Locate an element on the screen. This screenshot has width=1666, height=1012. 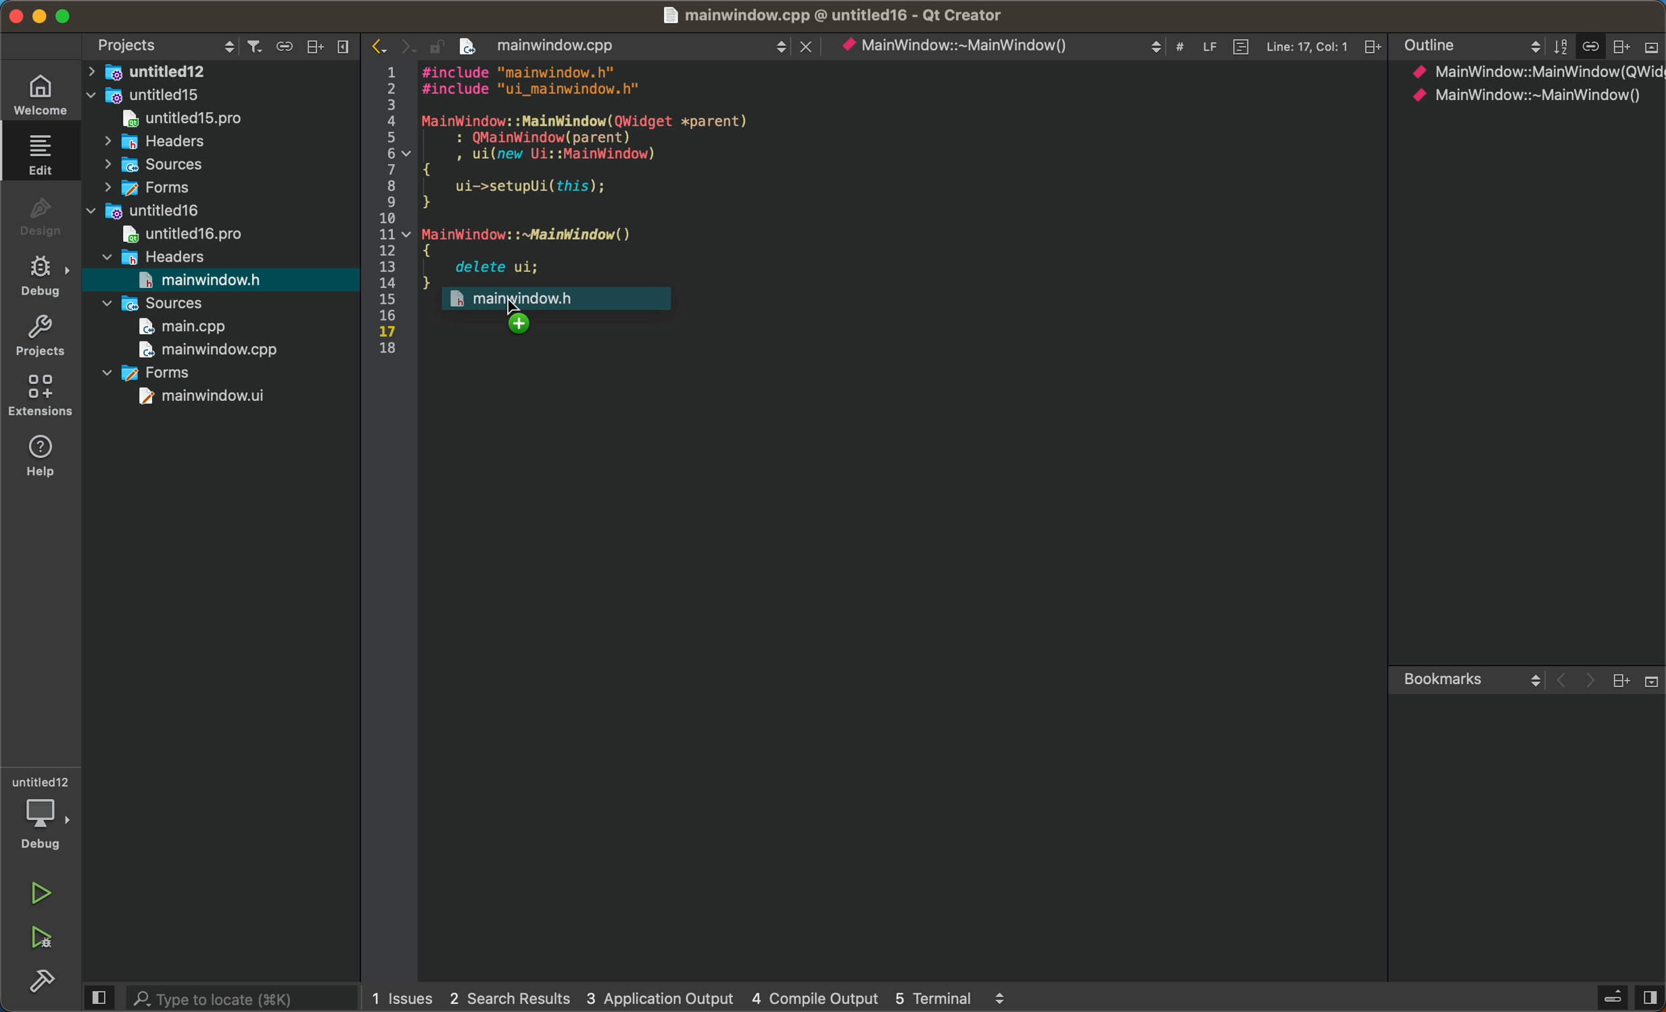
on drag is located at coordinates (564, 299).